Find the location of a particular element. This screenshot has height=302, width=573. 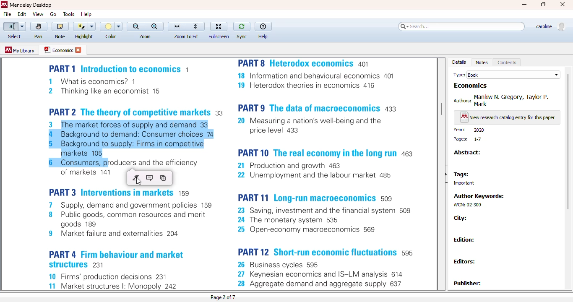

select is located at coordinates (14, 37).